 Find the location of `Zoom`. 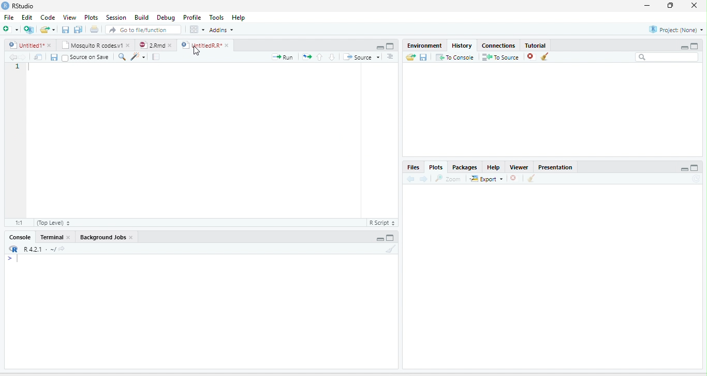

Zoom is located at coordinates (449, 178).